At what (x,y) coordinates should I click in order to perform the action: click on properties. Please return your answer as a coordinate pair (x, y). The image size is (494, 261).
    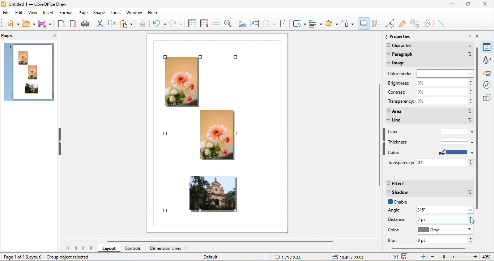
    Looking at the image, I should click on (402, 36).